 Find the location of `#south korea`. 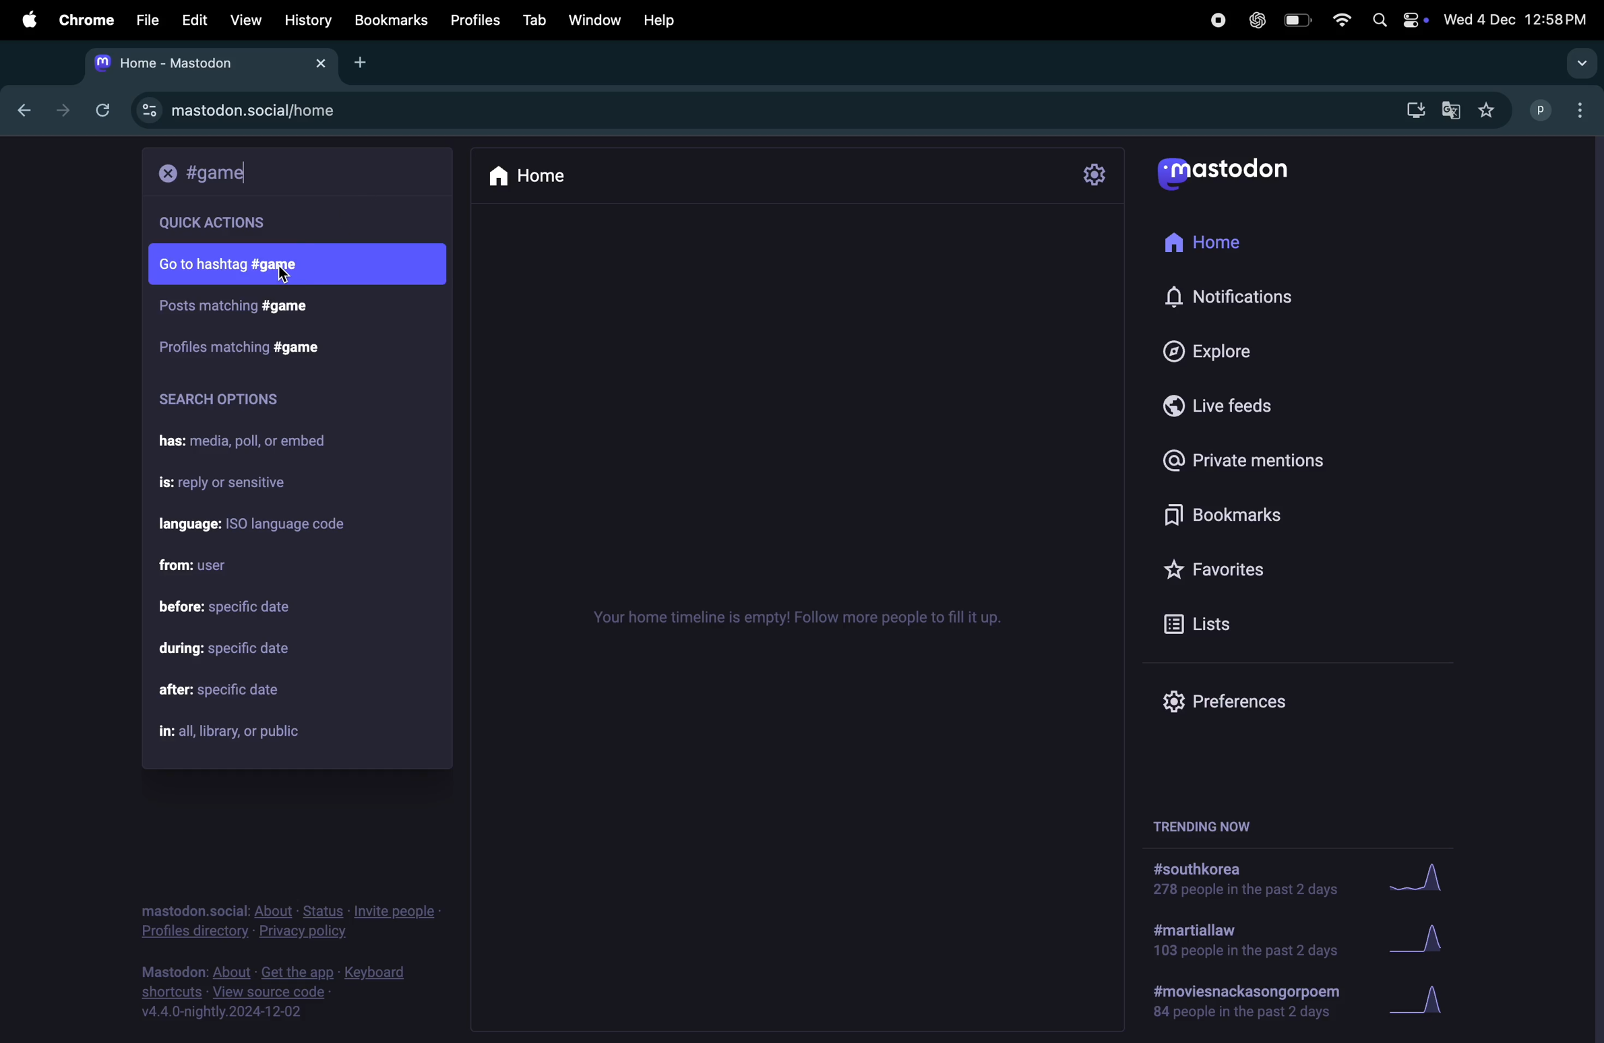

#south korea is located at coordinates (1237, 882).